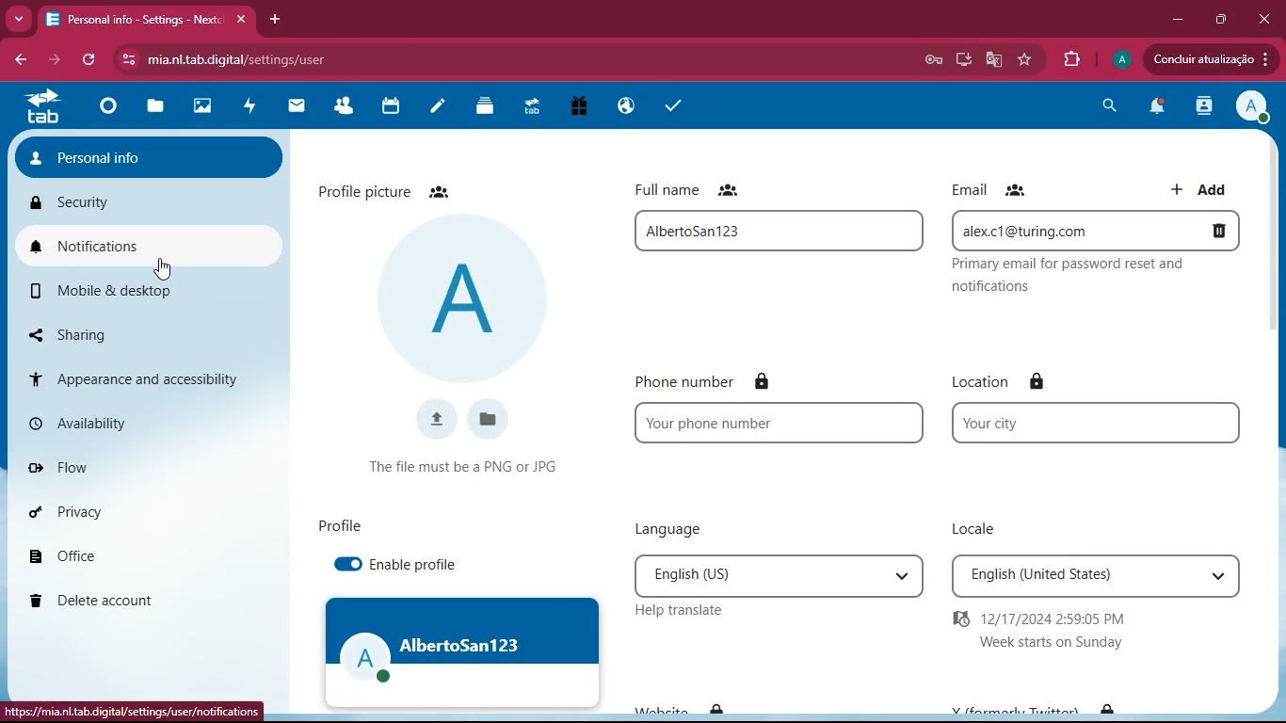 The width and height of the screenshot is (1286, 723). Describe the element at coordinates (117, 289) in the screenshot. I see `mobile & desktop` at that location.